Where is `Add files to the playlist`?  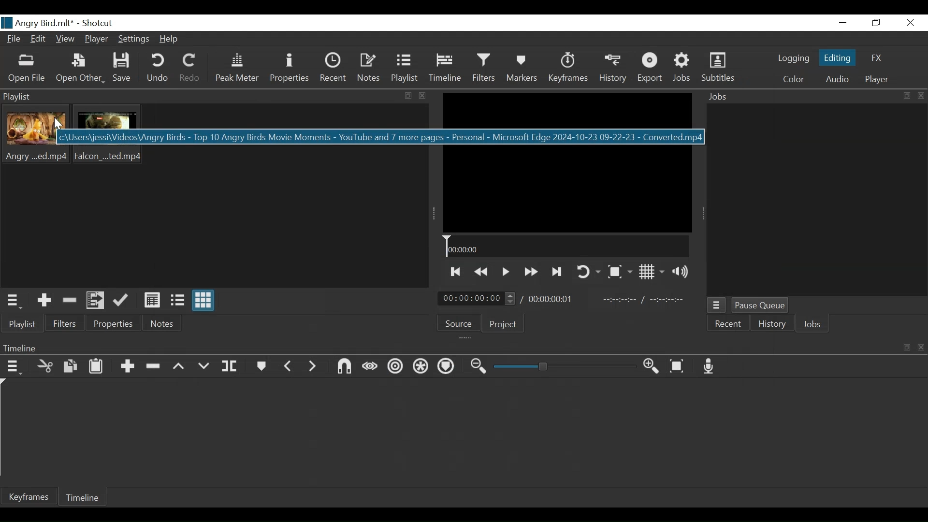
Add files to the playlist is located at coordinates (96, 301).